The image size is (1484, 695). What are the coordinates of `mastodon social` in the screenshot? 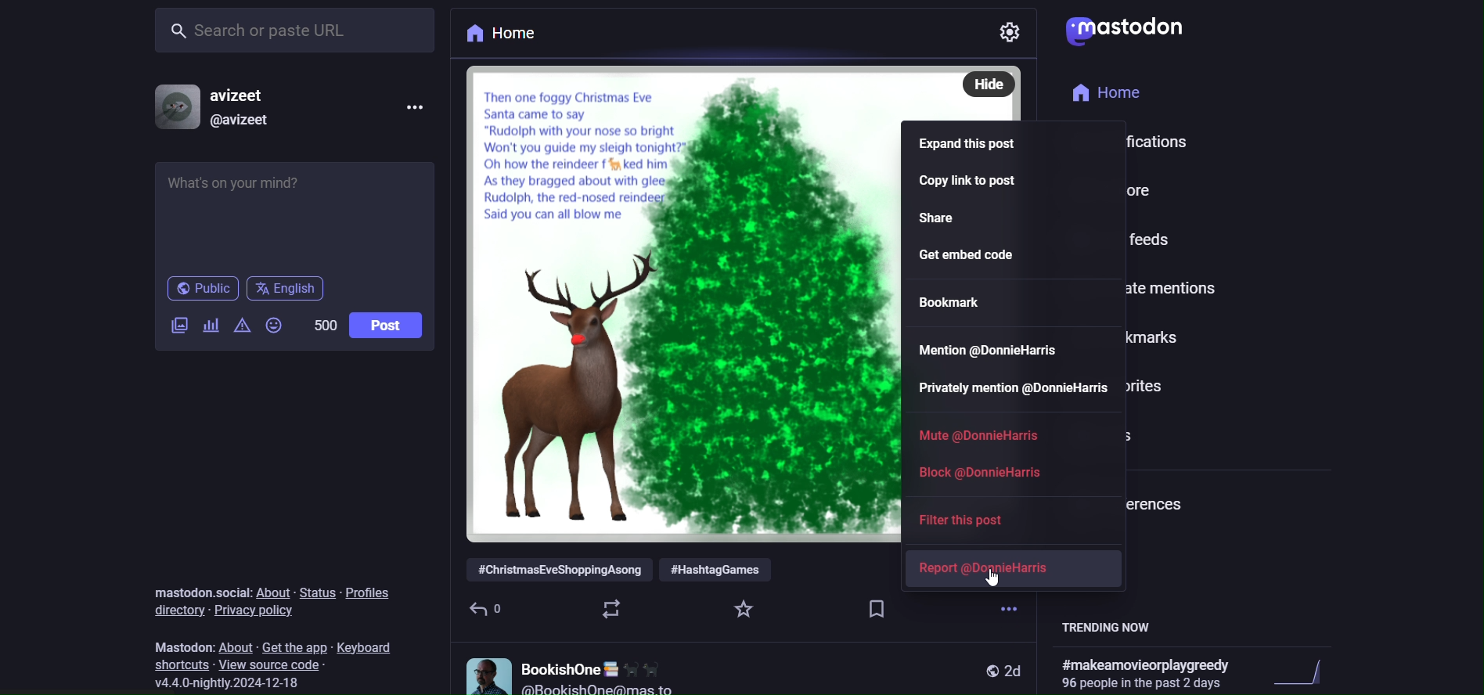 It's located at (201, 590).